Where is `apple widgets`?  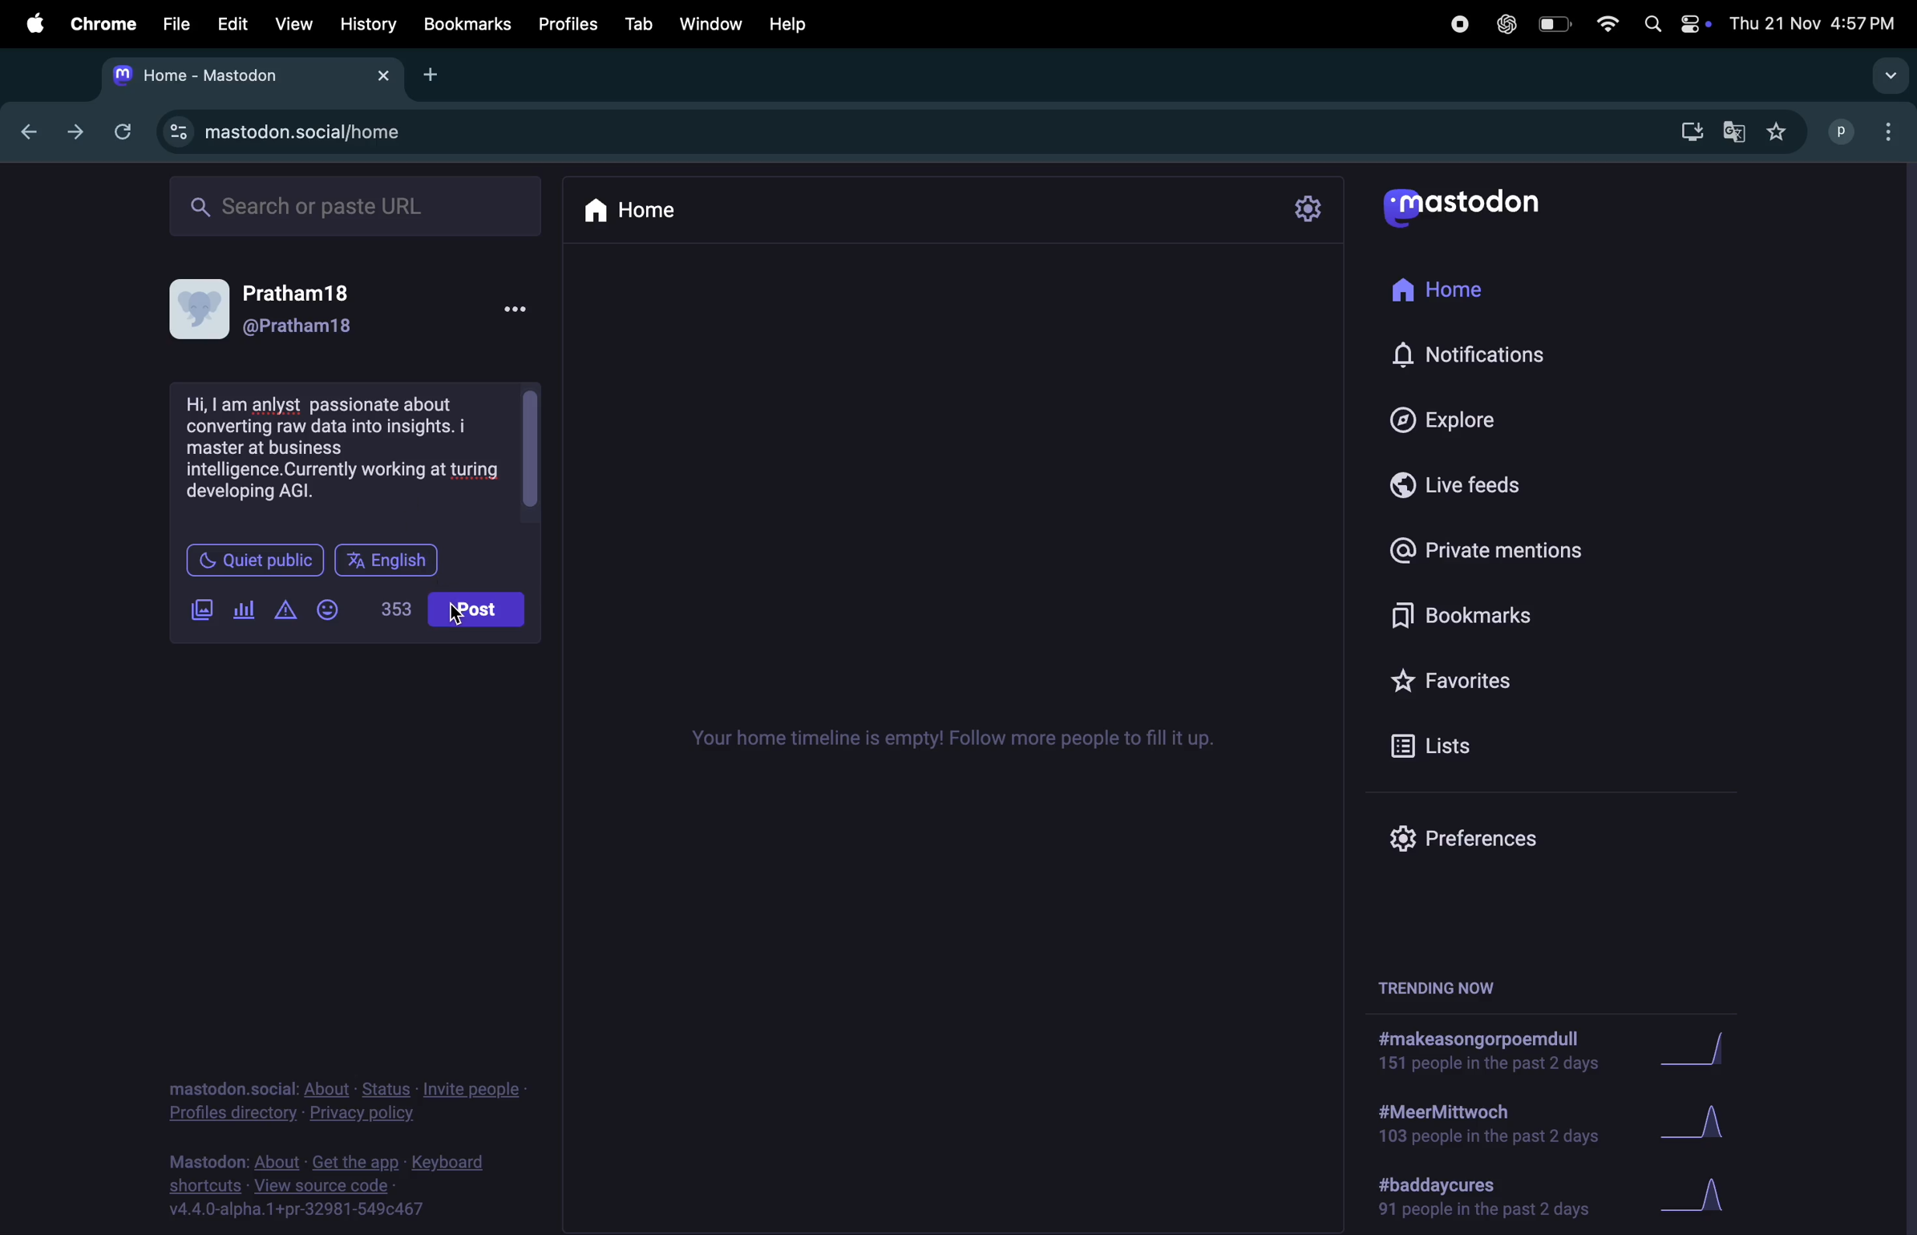 apple widgets is located at coordinates (1695, 23).